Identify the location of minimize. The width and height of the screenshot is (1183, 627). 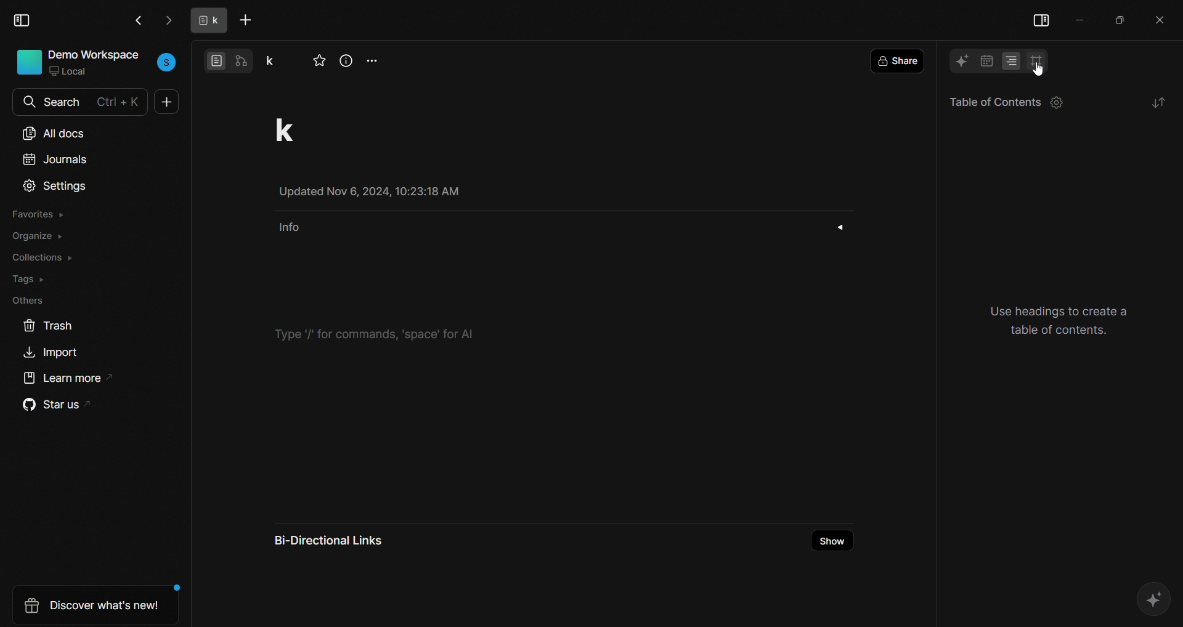
(1083, 18).